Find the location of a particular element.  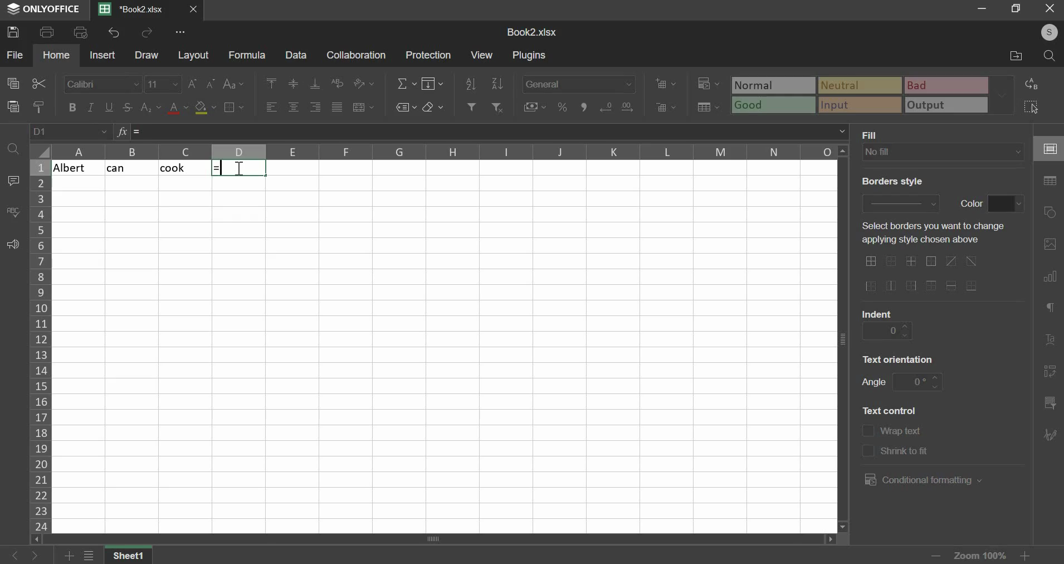

conditional formatting is located at coordinates (707, 84).